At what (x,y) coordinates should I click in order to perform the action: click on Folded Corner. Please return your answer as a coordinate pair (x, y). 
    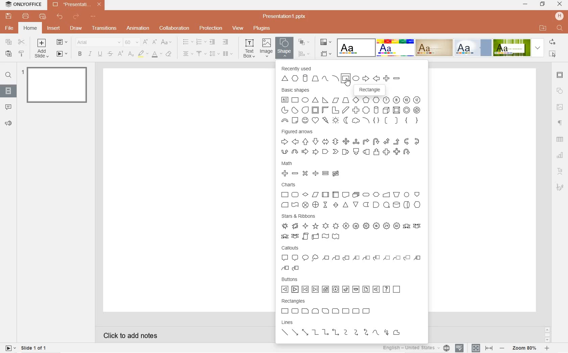
    Looking at the image, I should click on (295, 120).